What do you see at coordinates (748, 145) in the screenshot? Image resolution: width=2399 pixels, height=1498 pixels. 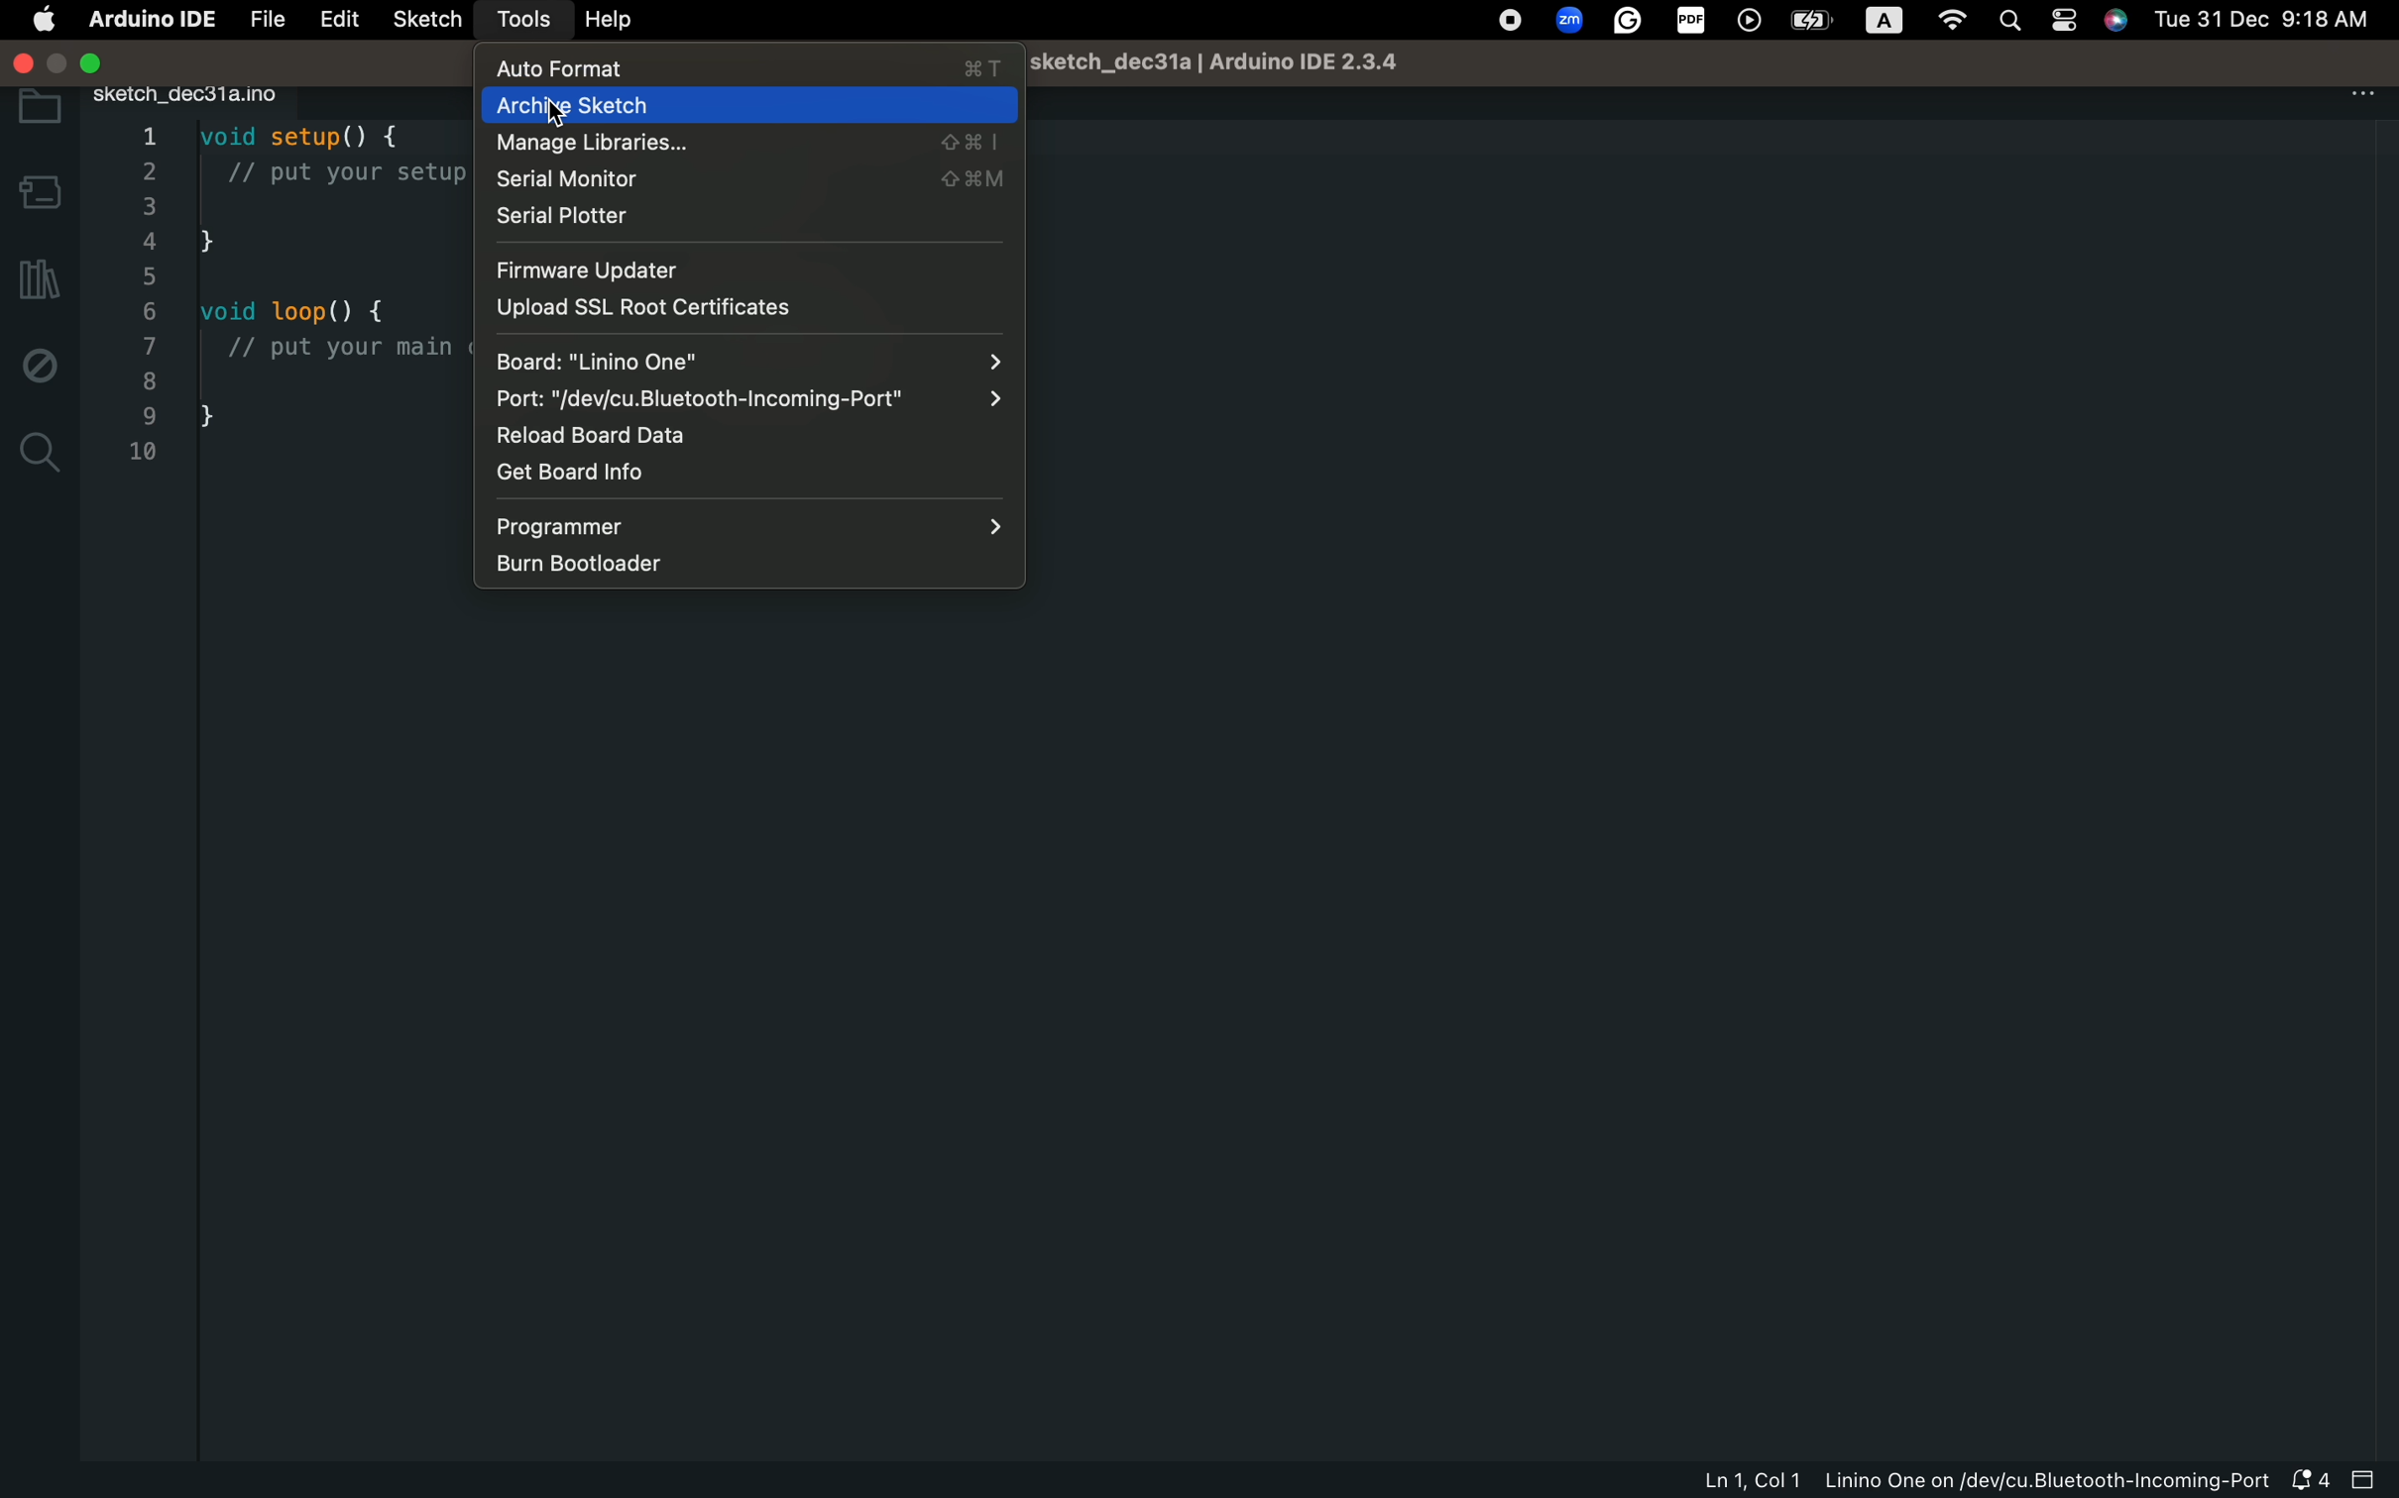 I see `Manage library ` at bounding box center [748, 145].